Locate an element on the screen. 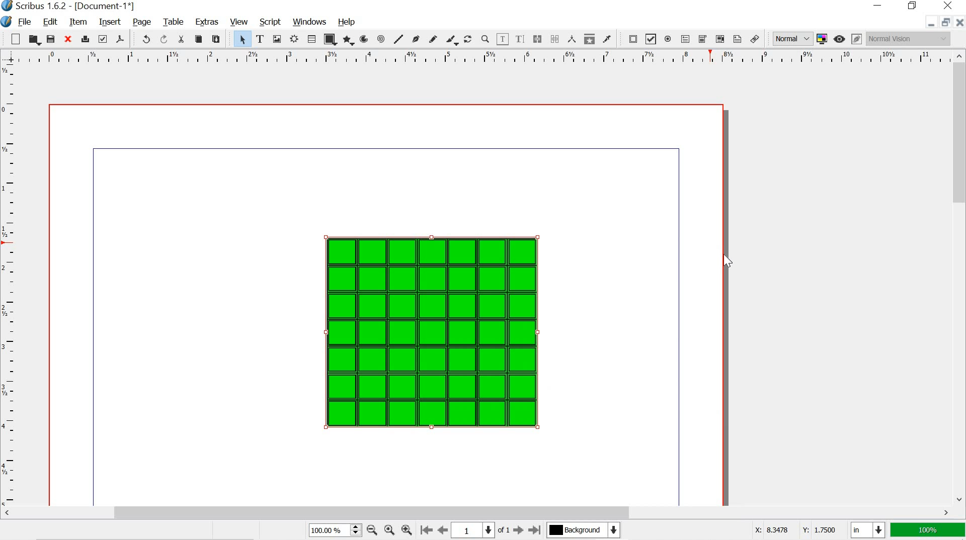 This screenshot has width=966, height=540. toggle color management system is located at coordinates (821, 38).